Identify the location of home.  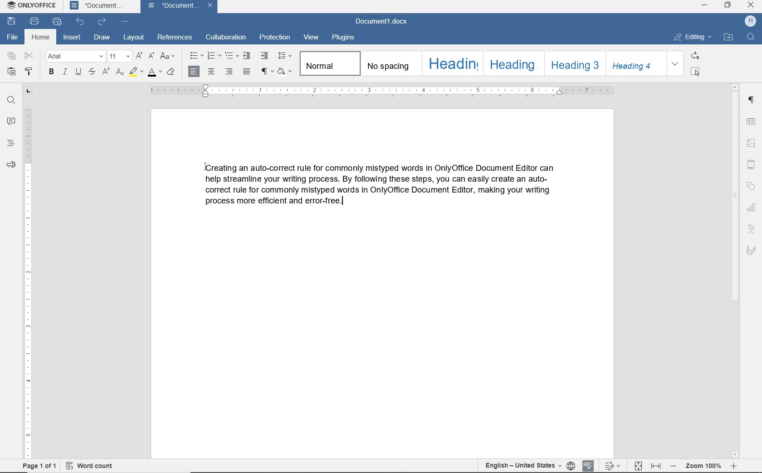
(41, 36).